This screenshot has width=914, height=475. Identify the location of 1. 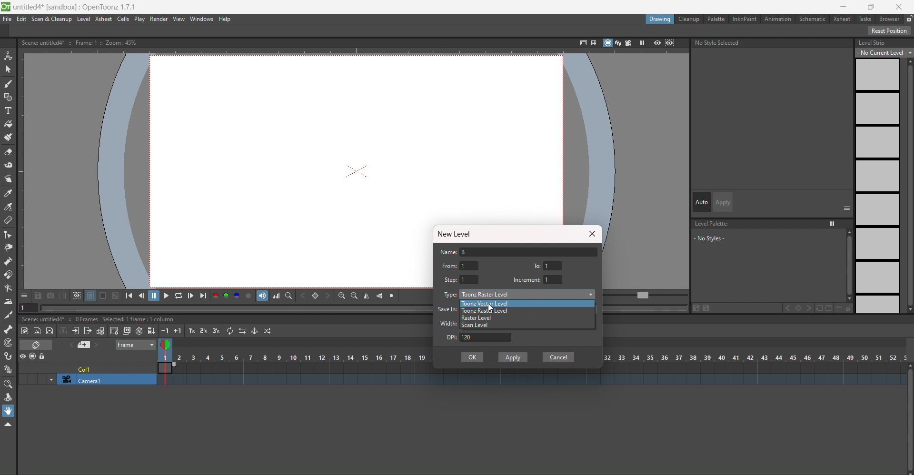
(470, 266).